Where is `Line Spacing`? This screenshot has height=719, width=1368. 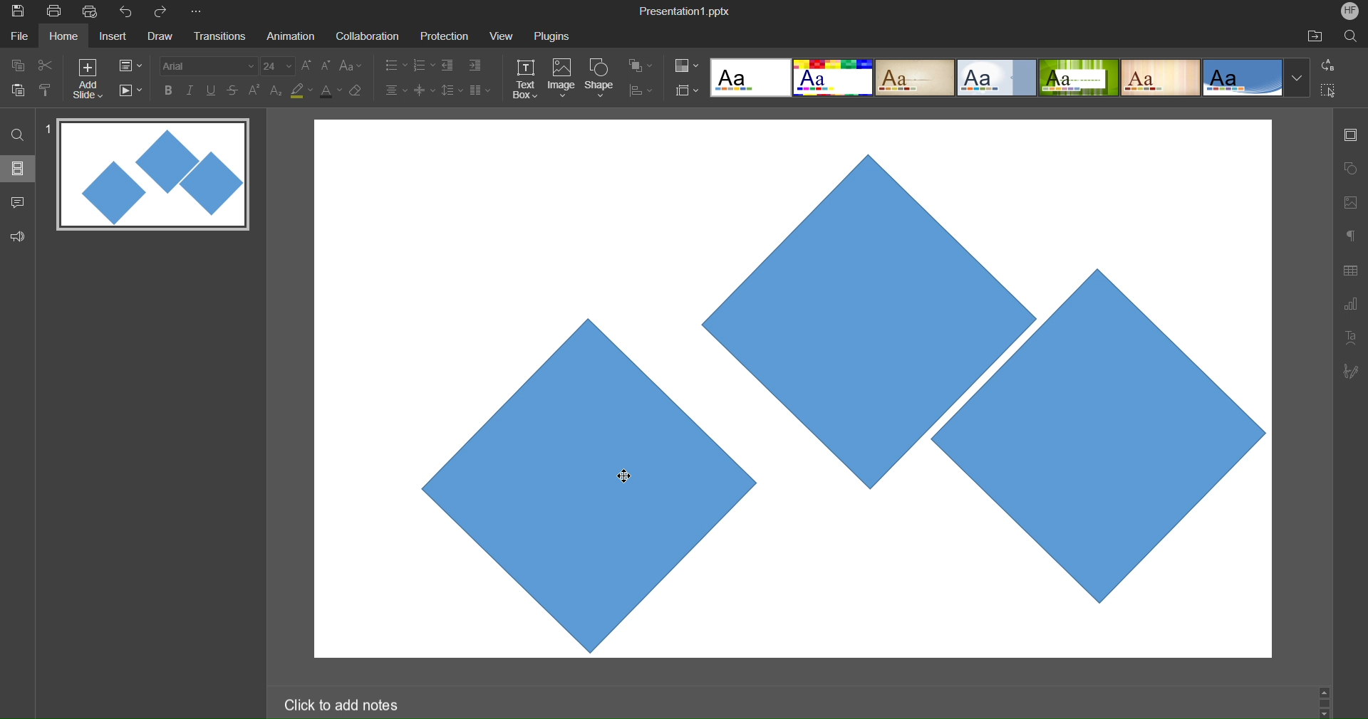 Line Spacing is located at coordinates (451, 91).